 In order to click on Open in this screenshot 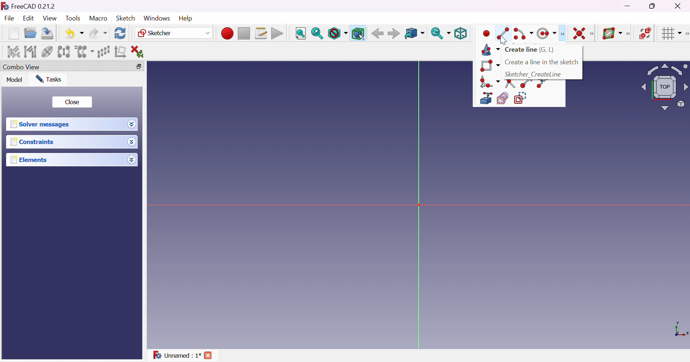, I will do `click(31, 33)`.